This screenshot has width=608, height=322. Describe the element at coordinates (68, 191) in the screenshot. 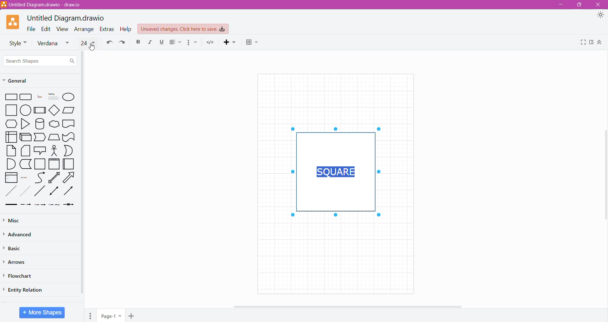

I see `Rightward Thick Arrow ` at that location.